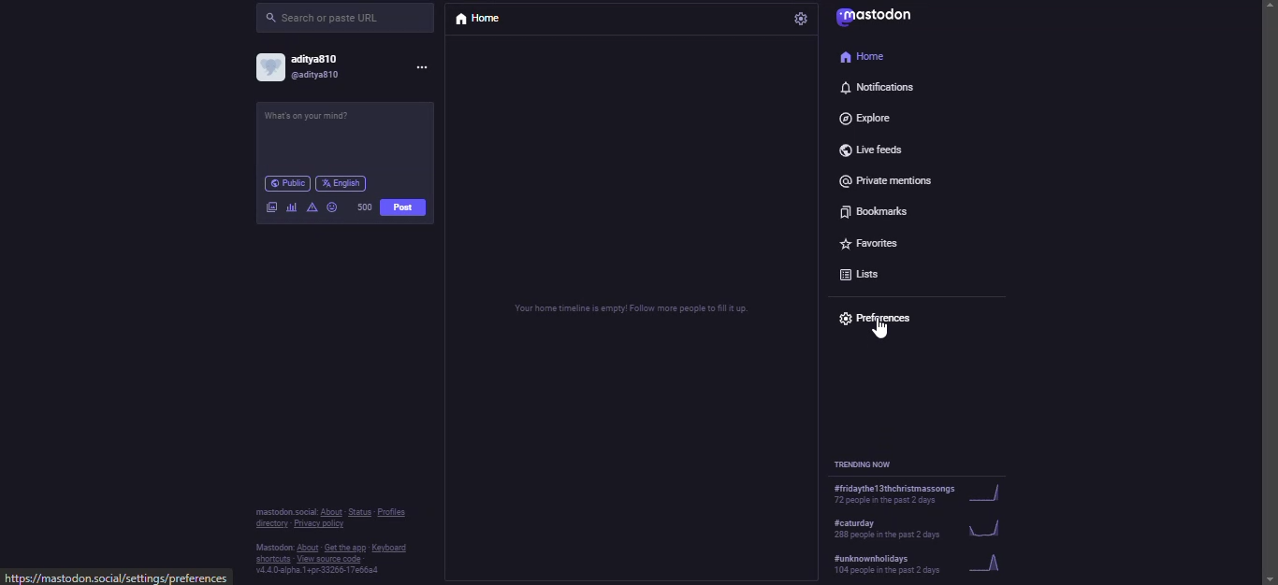 The height and width of the screenshot is (585, 1278). What do you see at coordinates (874, 16) in the screenshot?
I see `mastodon logo` at bounding box center [874, 16].